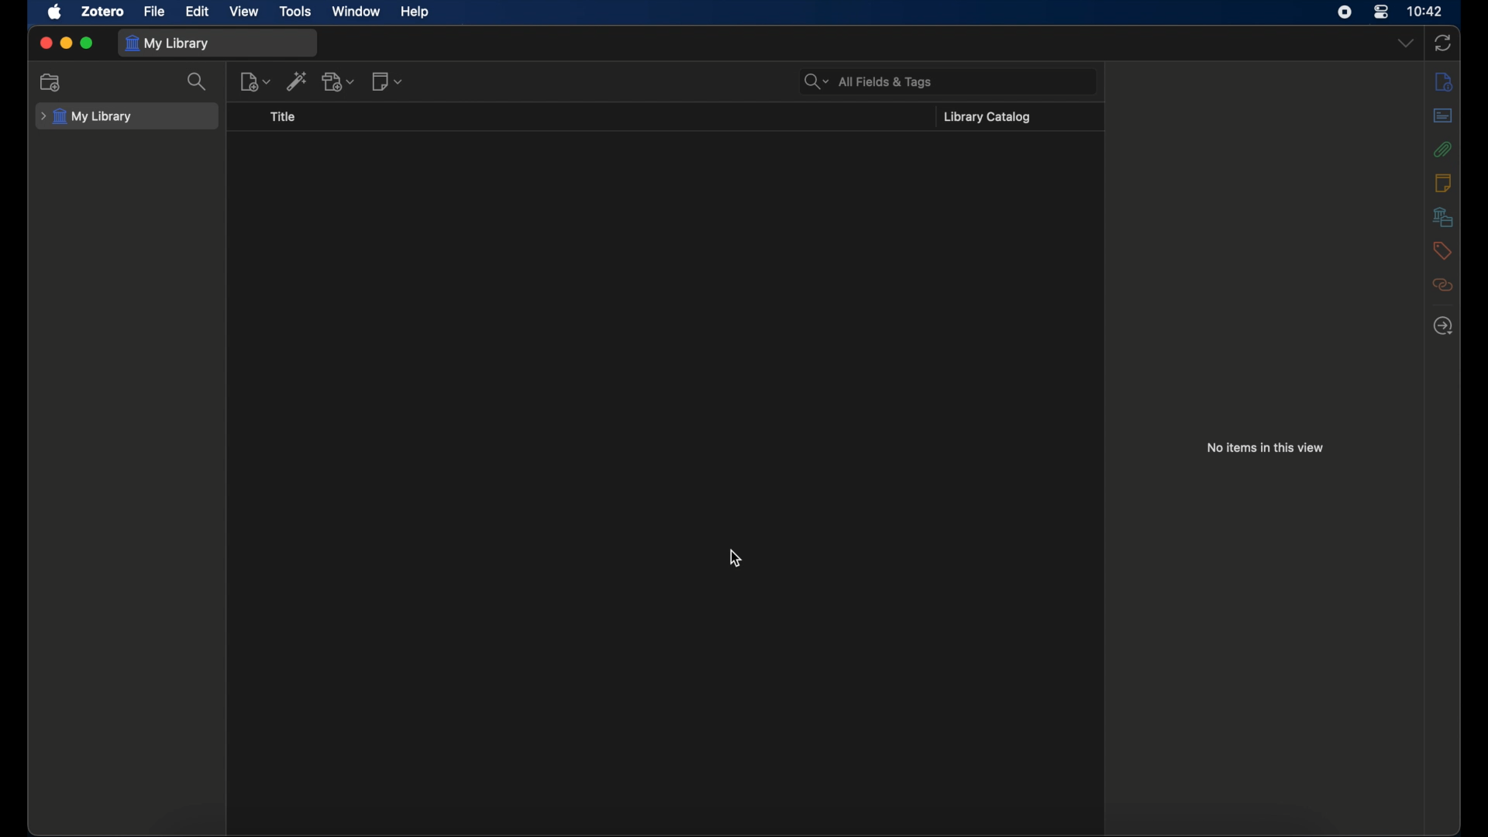 This screenshot has width=1488, height=837. What do you see at coordinates (1443, 43) in the screenshot?
I see `sync` at bounding box center [1443, 43].